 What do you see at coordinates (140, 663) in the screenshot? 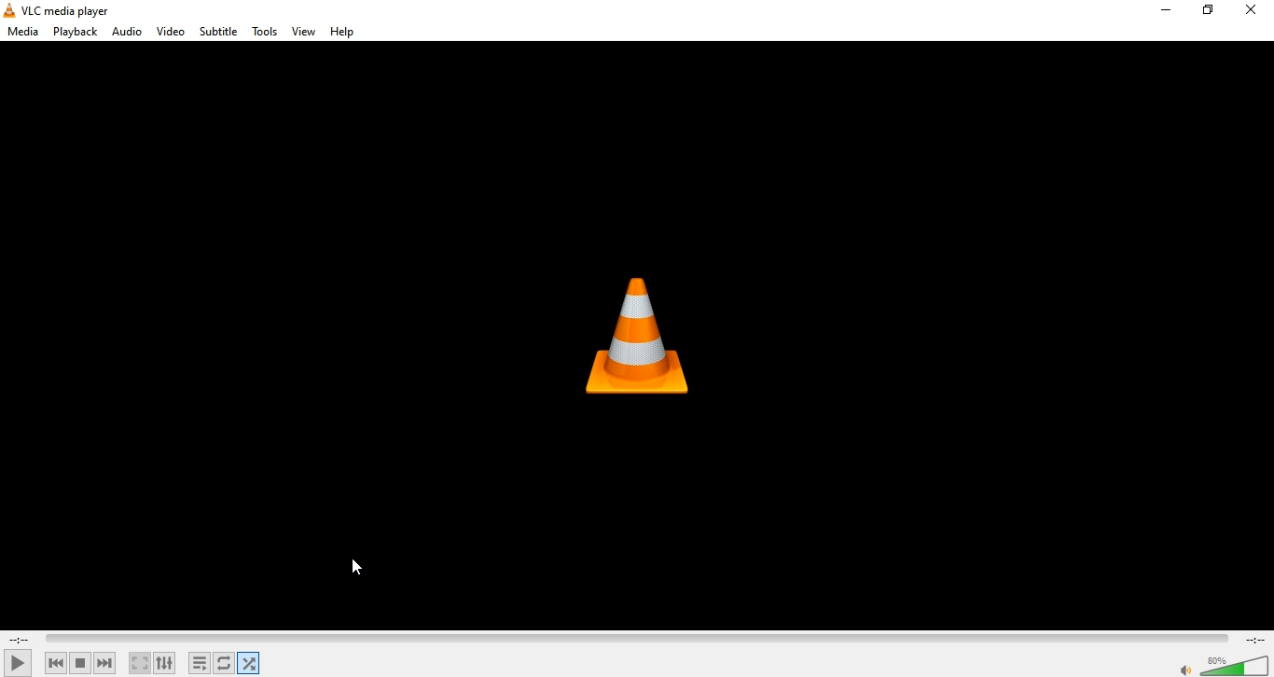
I see `toggle the video in full screen` at bounding box center [140, 663].